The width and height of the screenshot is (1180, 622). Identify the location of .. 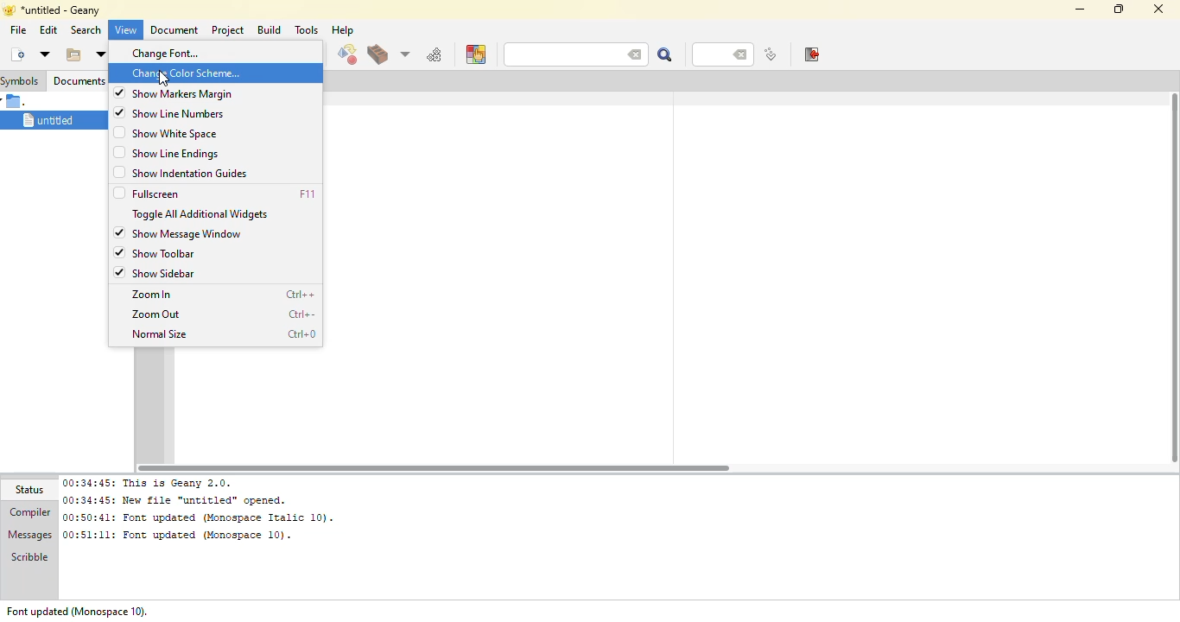
(19, 101).